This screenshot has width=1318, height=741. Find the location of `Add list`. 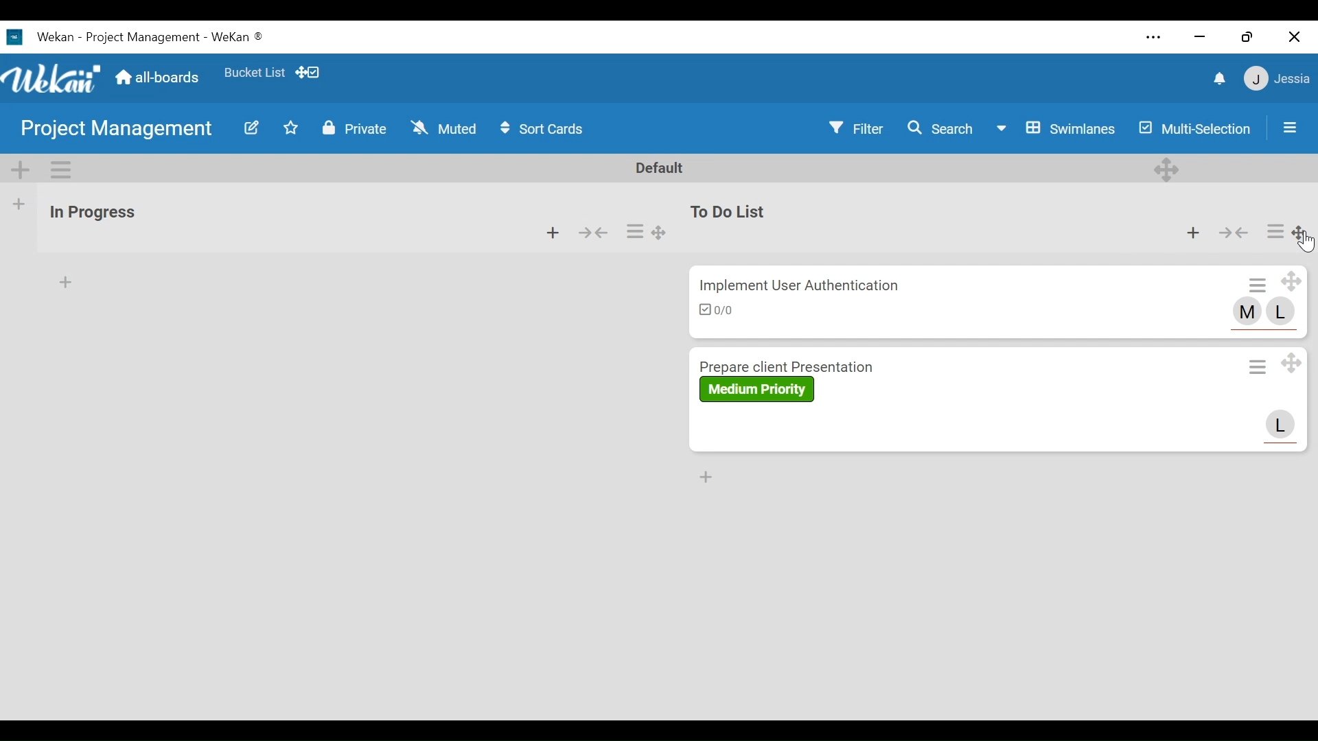

Add list is located at coordinates (19, 204).